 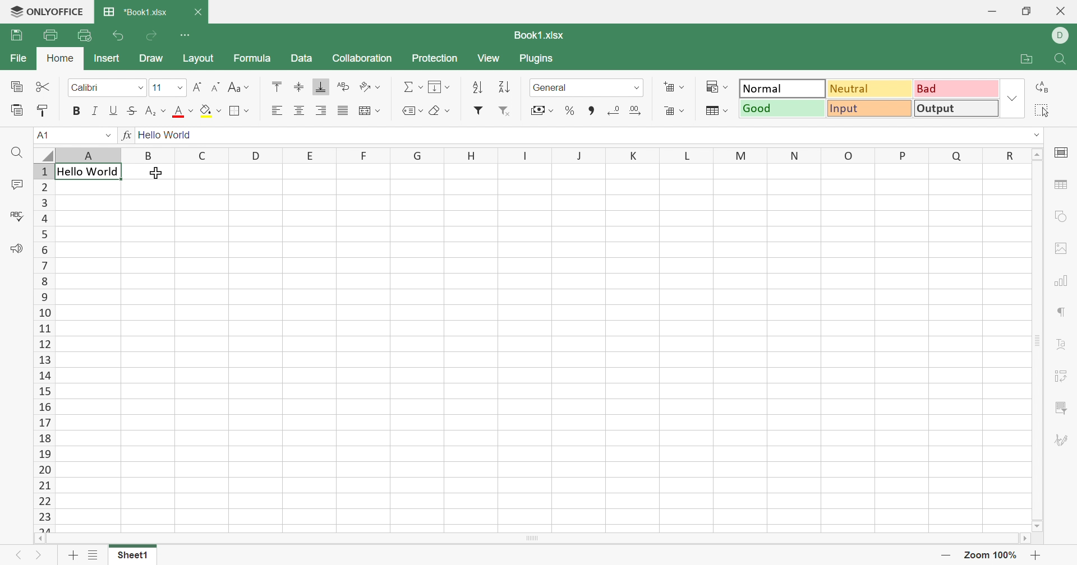 What do you see at coordinates (13, 185) in the screenshot?
I see `Comments` at bounding box center [13, 185].